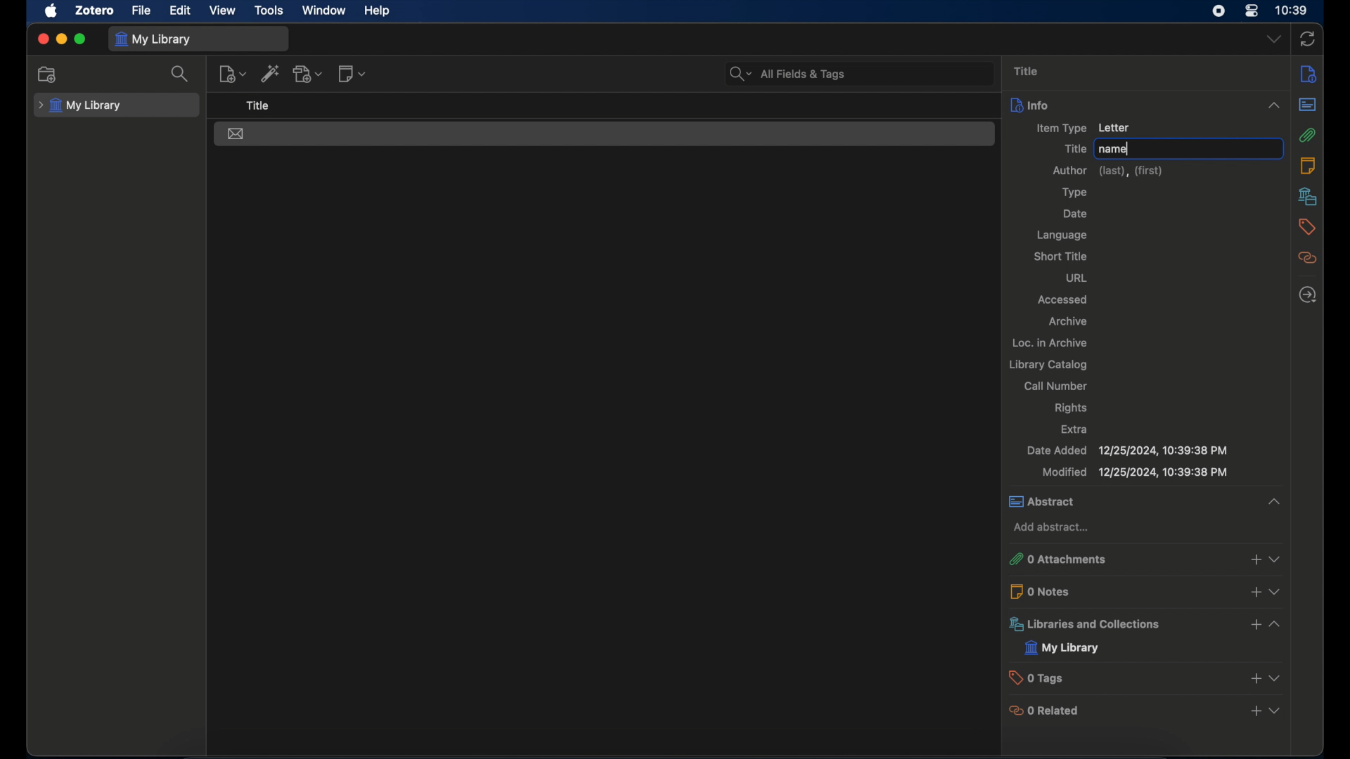  Describe the element at coordinates (63, 40) in the screenshot. I see `minimize` at that location.